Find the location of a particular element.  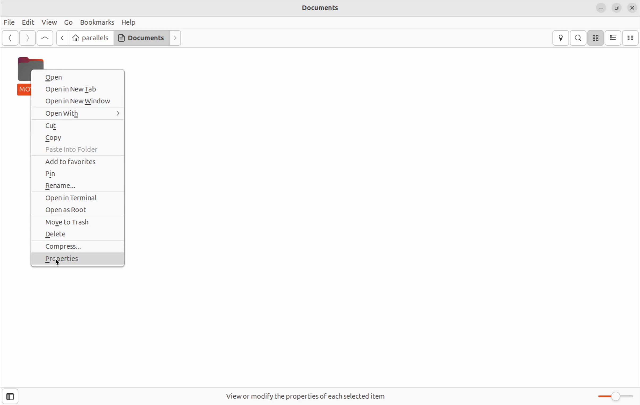

Zoom is located at coordinates (613, 396).